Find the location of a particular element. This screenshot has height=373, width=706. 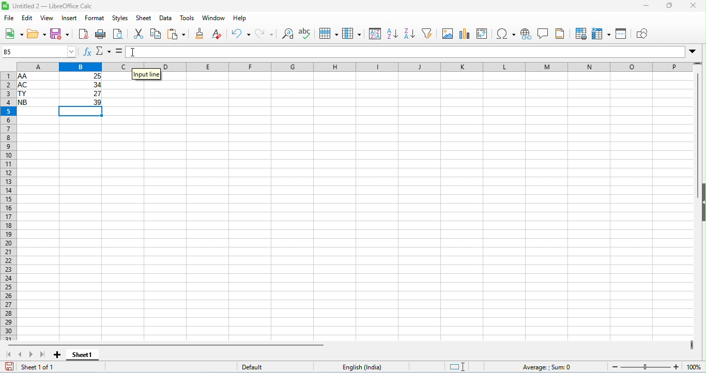

export pdf is located at coordinates (83, 34).